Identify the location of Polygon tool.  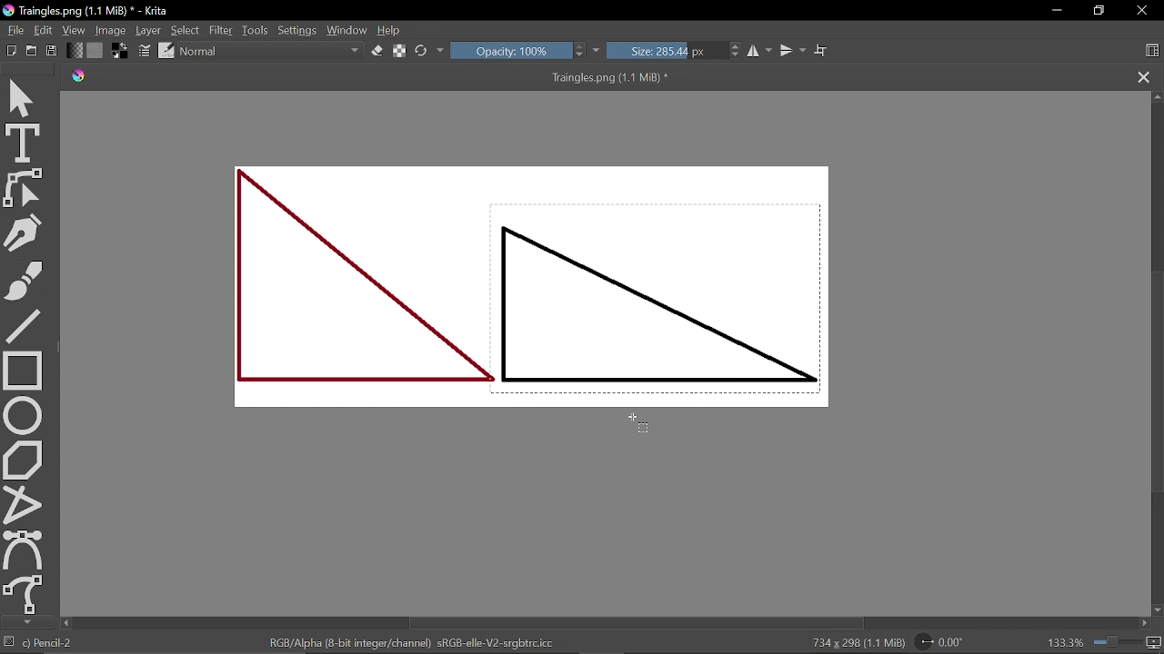
(24, 460).